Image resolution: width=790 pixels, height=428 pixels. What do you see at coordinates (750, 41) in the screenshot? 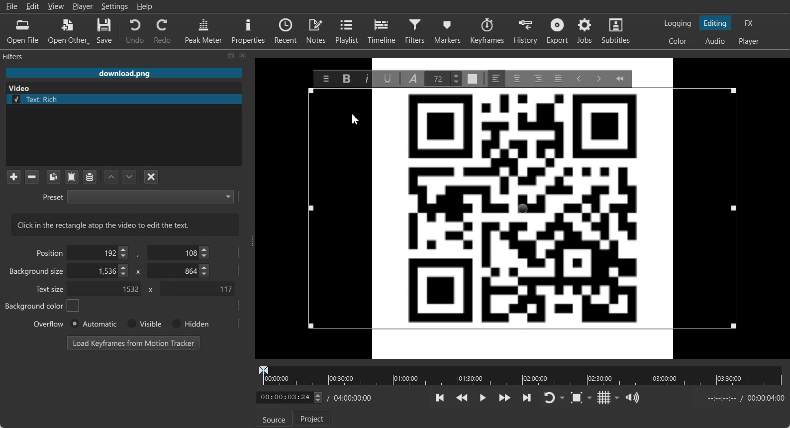
I see `Switching to the Player only layout` at bounding box center [750, 41].